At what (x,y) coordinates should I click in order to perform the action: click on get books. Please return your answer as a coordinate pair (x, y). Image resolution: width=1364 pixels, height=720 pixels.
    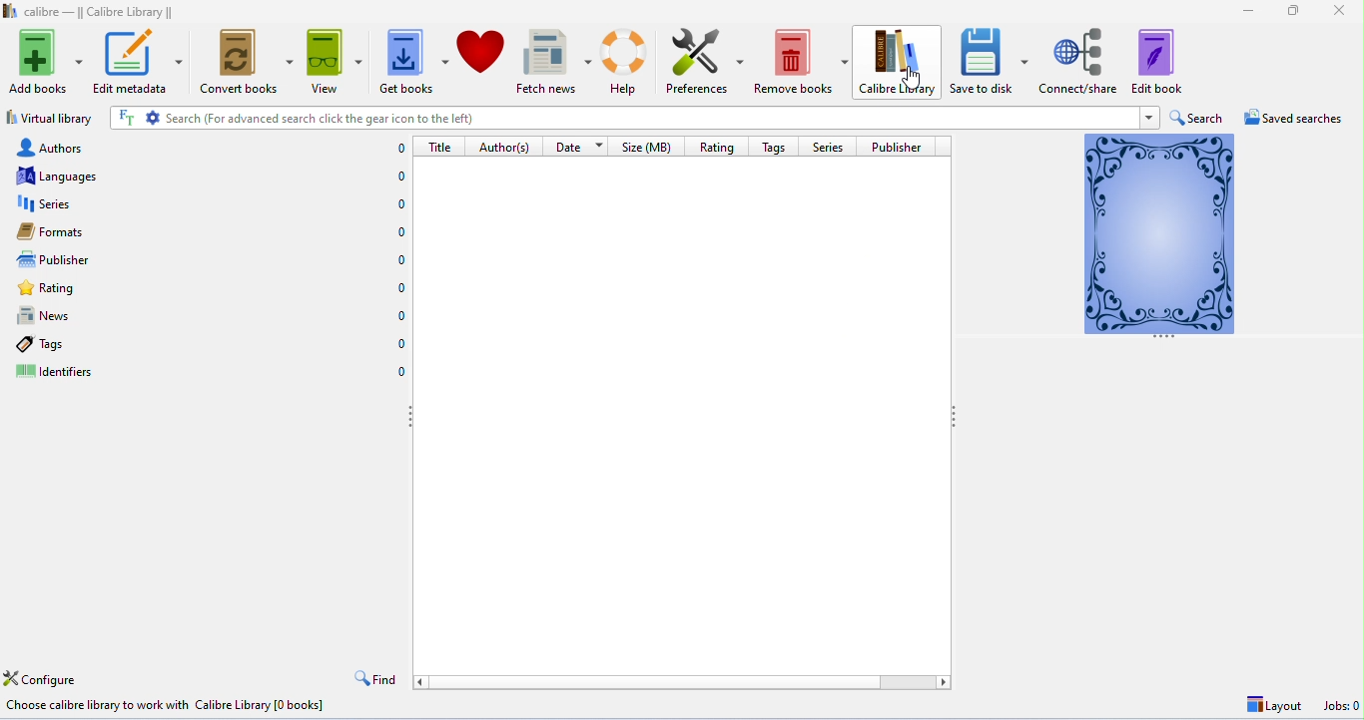
    Looking at the image, I should click on (414, 61).